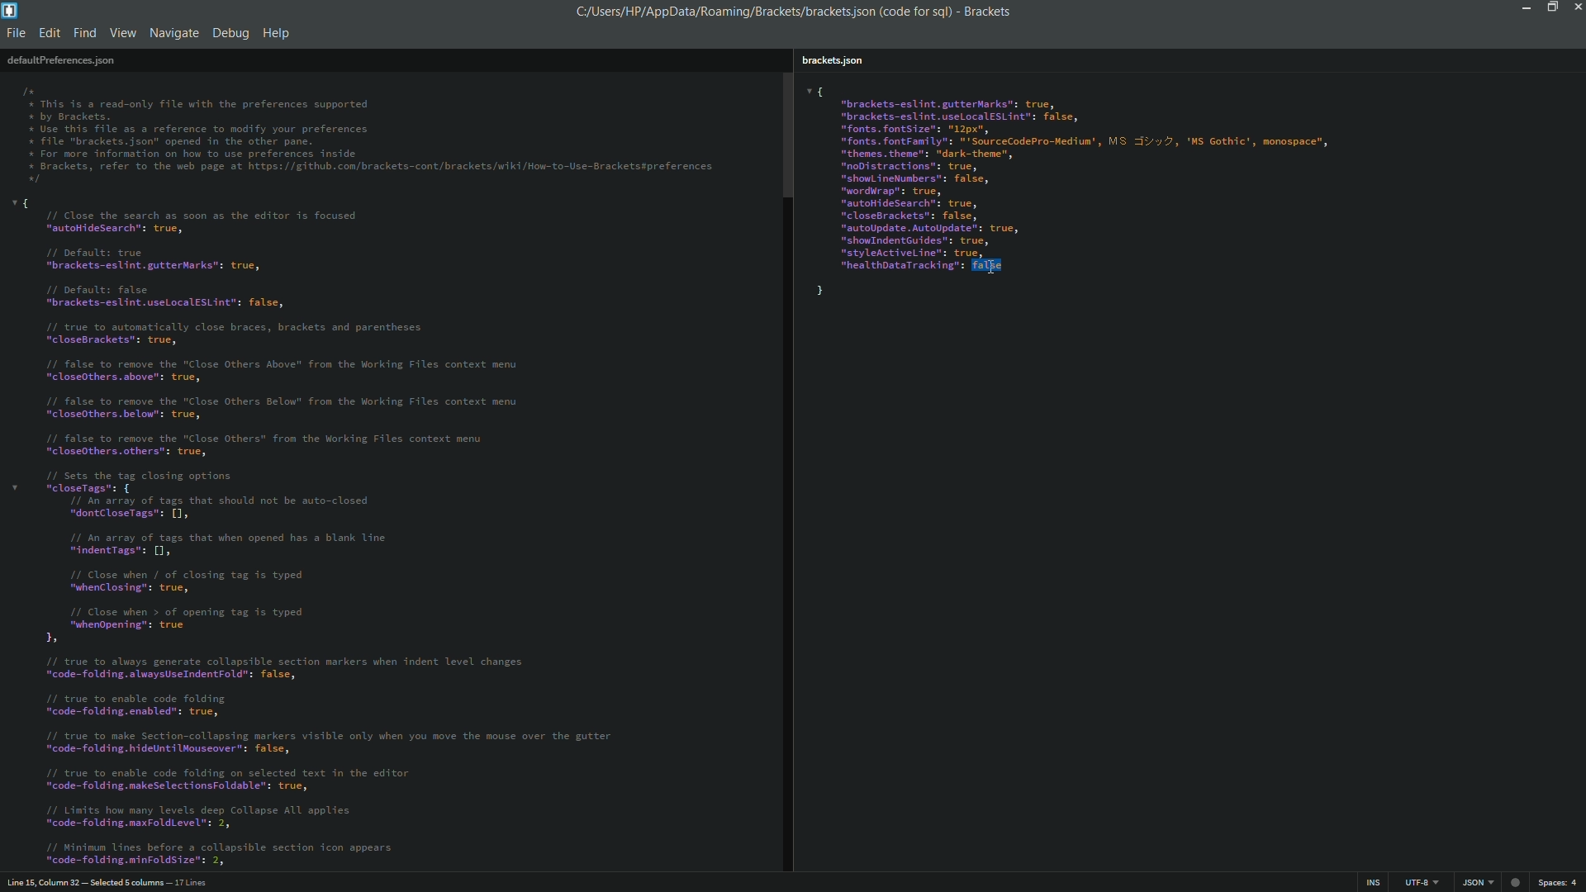 This screenshot has width=1586, height=892. Describe the element at coordinates (1418, 883) in the screenshot. I see `File encoding` at that location.